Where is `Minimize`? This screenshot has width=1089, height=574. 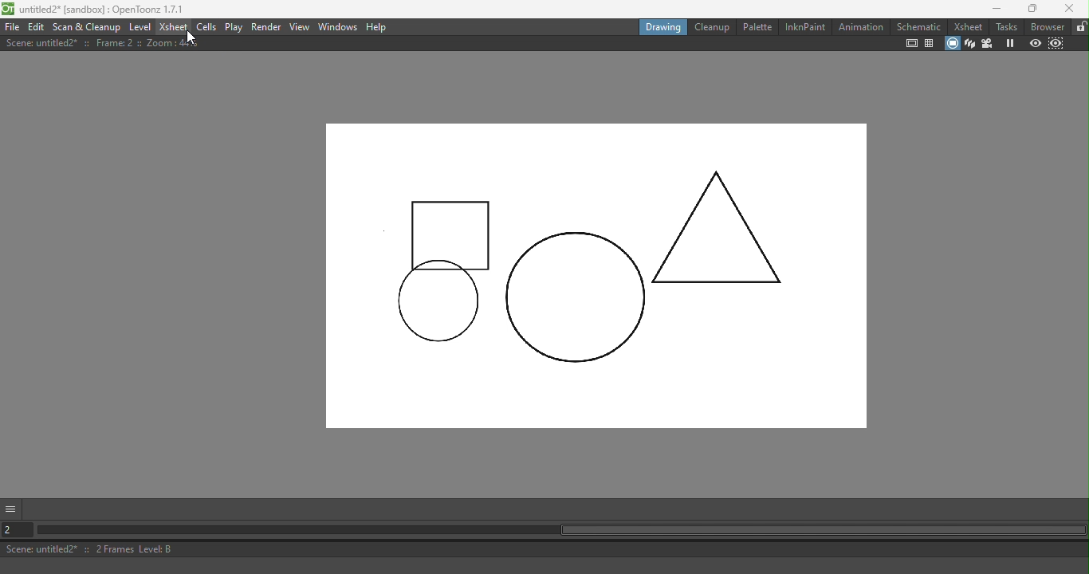
Minimize is located at coordinates (991, 9).